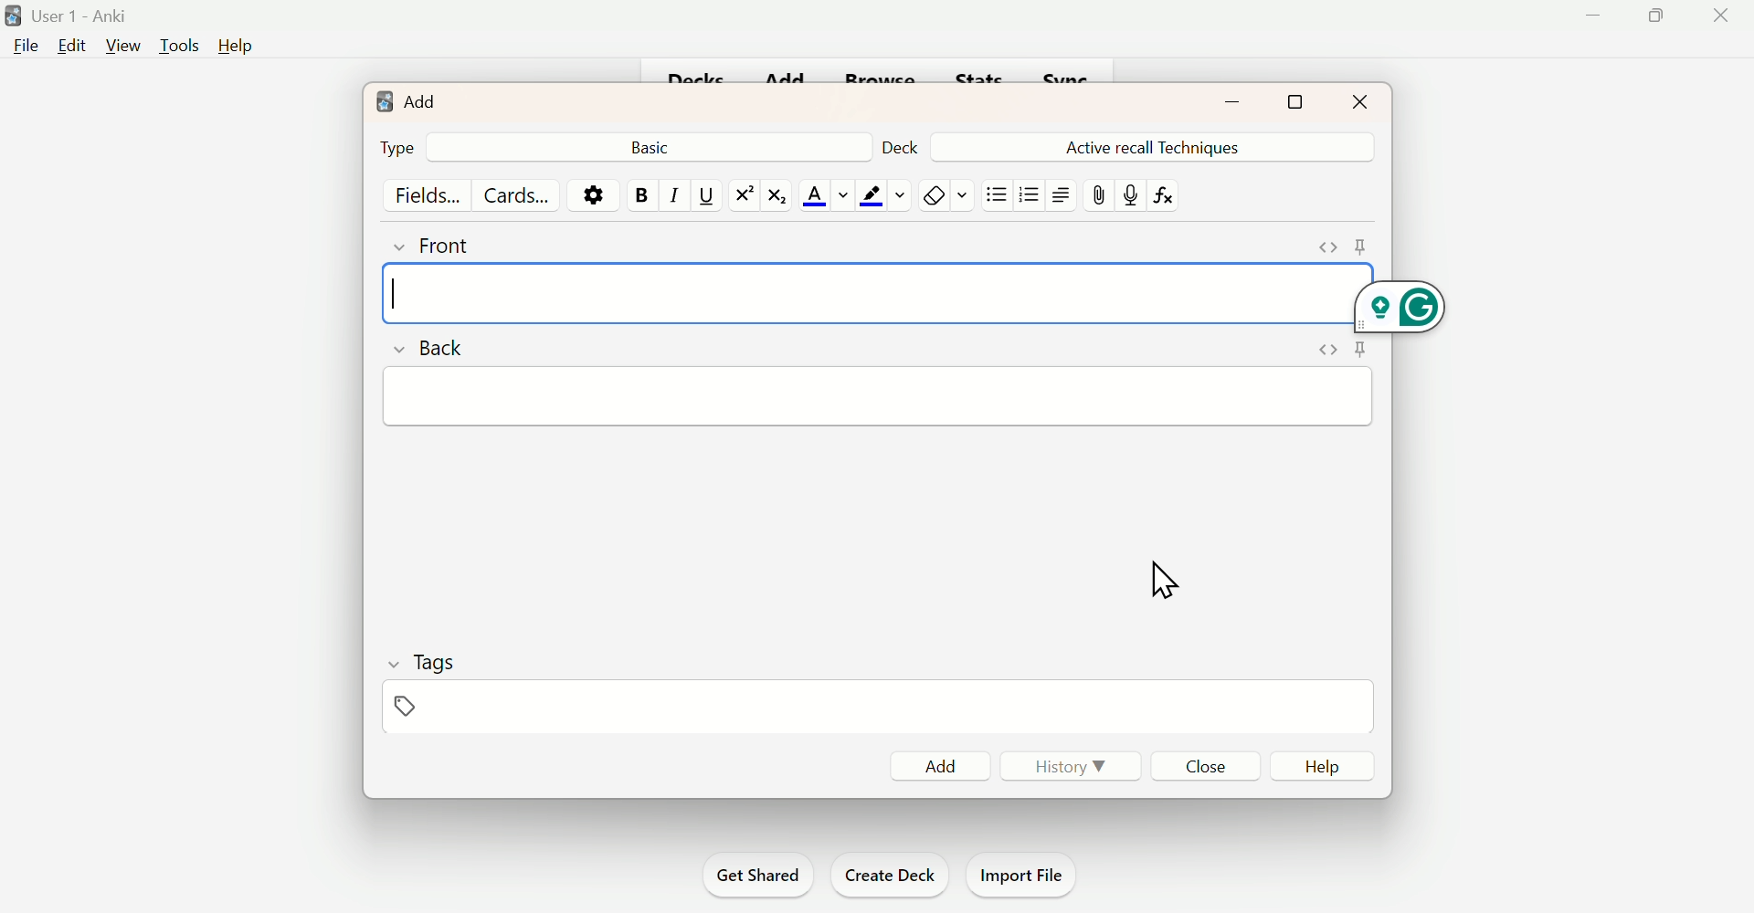 This screenshot has height=913, width=1754. I want to click on Superscript, so click(741, 194).